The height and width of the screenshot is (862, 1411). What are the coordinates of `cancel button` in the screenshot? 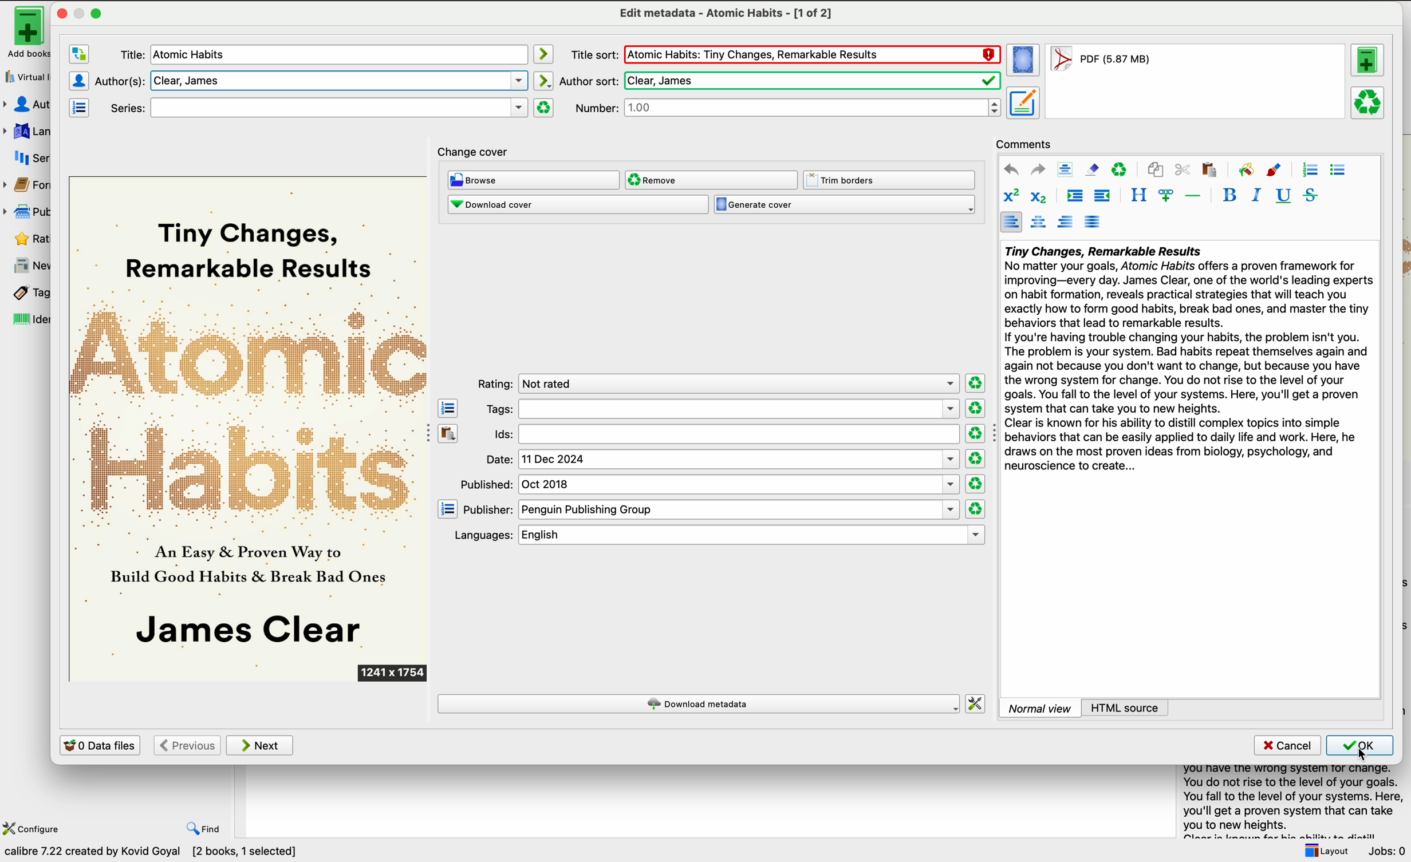 It's located at (1286, 746).